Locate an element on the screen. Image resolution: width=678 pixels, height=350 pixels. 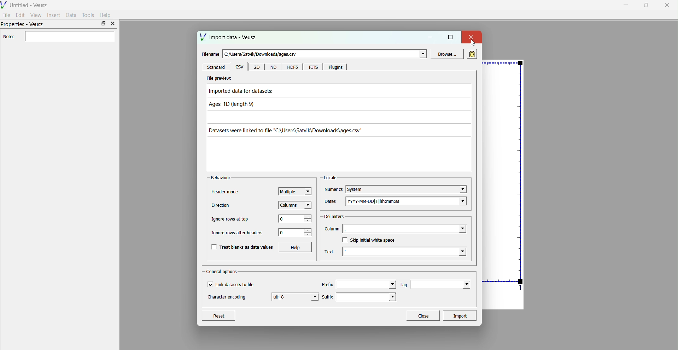
enter file name field is located at coordinates (326, 54).